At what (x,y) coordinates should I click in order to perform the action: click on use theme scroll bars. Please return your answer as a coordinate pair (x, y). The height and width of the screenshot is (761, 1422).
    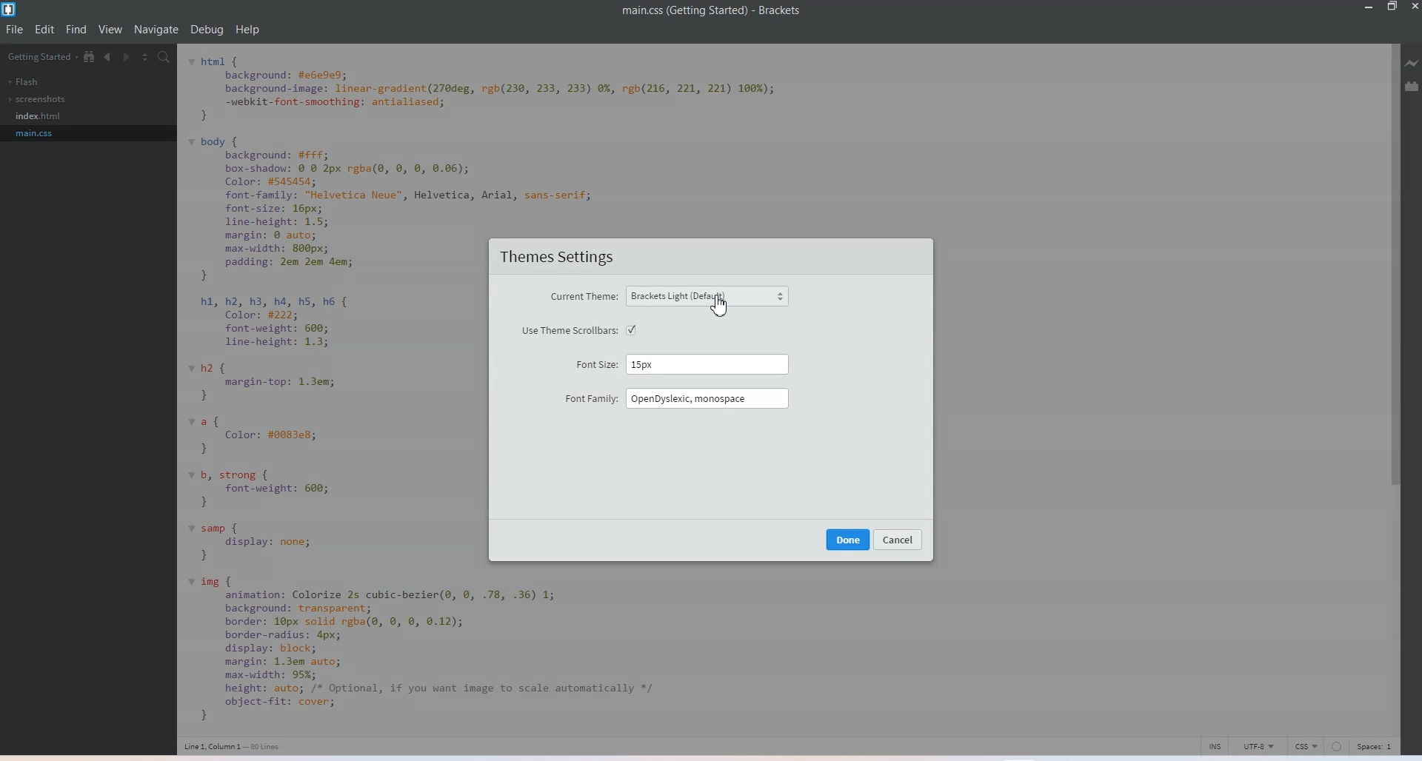
    Looking at the image, I should click on (578, 329).